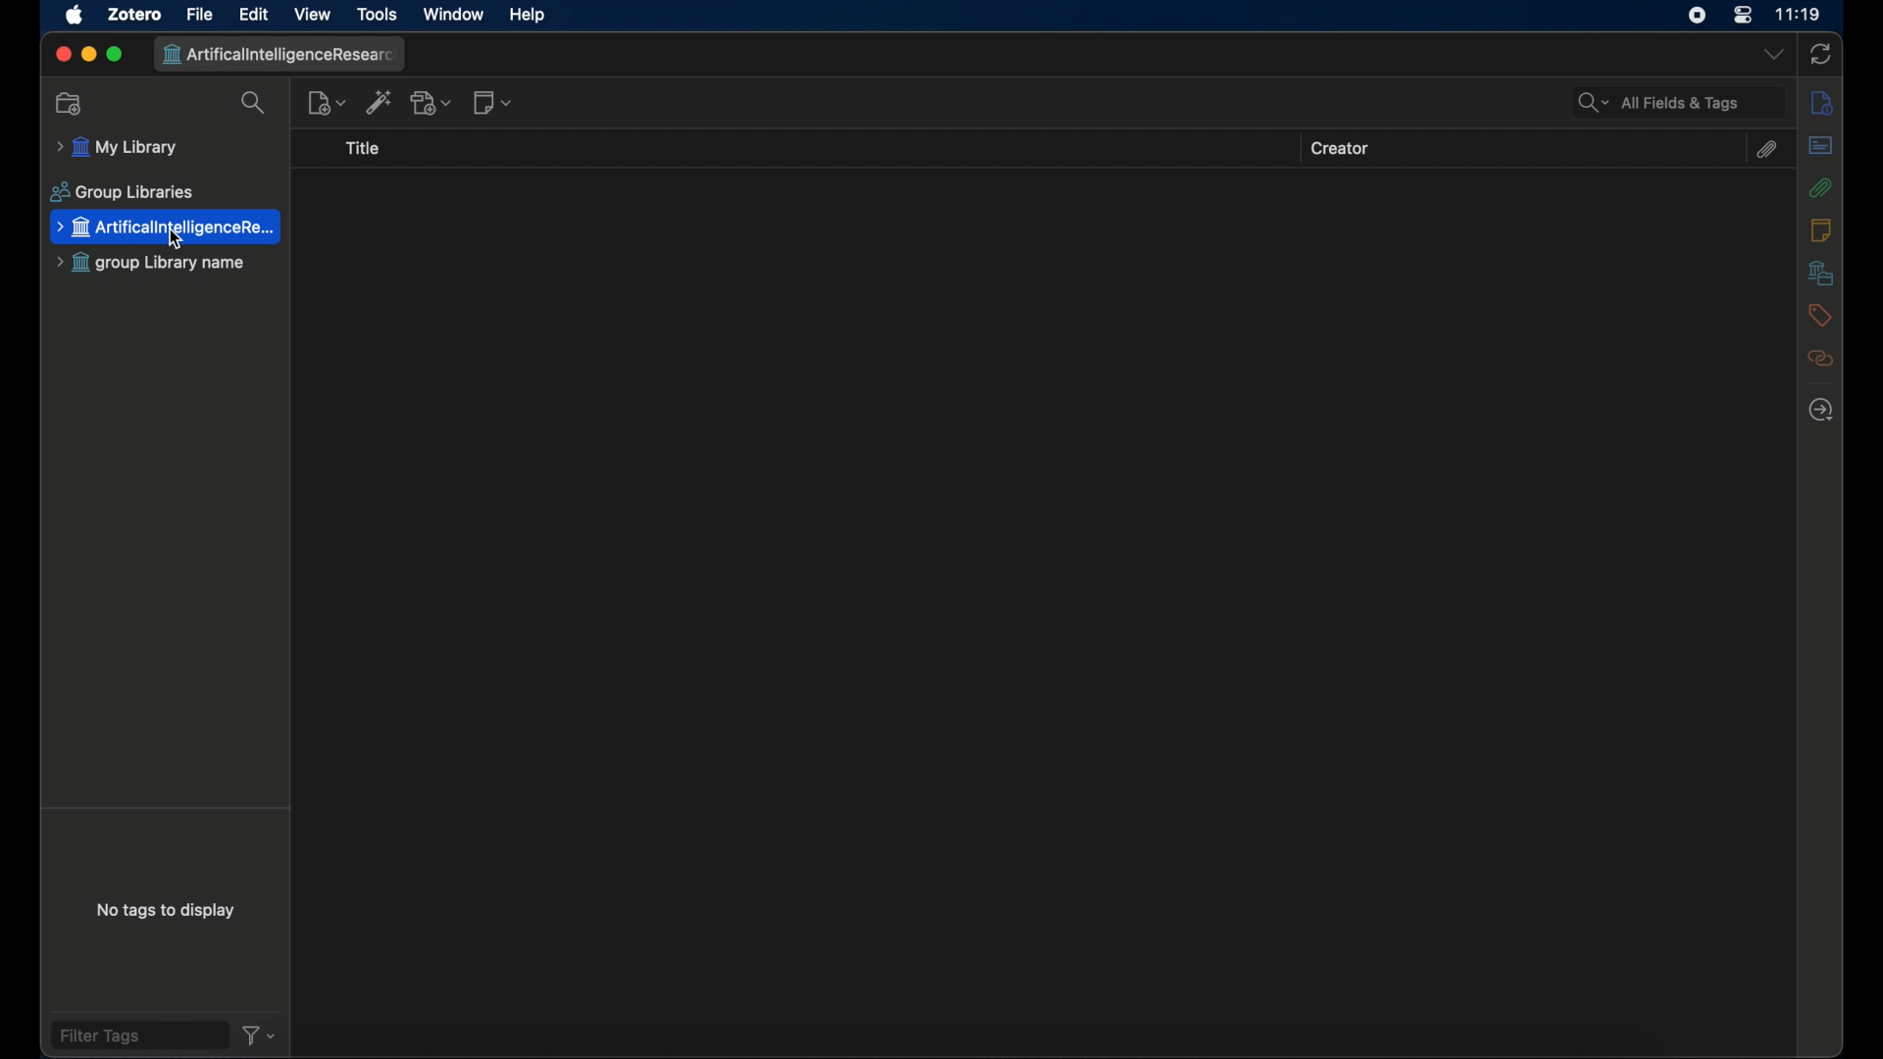 This screenshot has width=1883, height=1059. What do you see at coordinates (1771, 55) in the screenshot?
I see `dropdown` at bounding box center [1771, 55].